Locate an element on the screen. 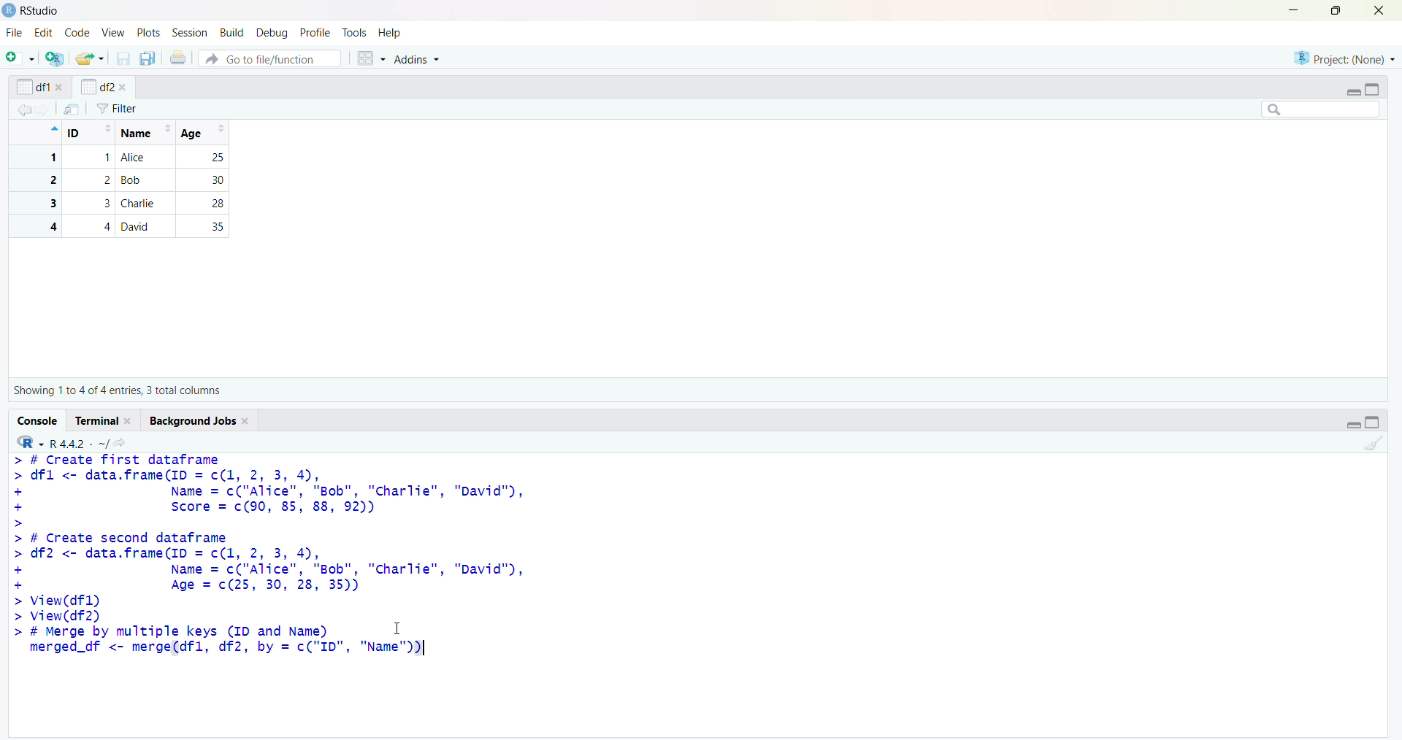 The height and width of the screenshot is (740, 1402). age is located at coordinates (206, 133).